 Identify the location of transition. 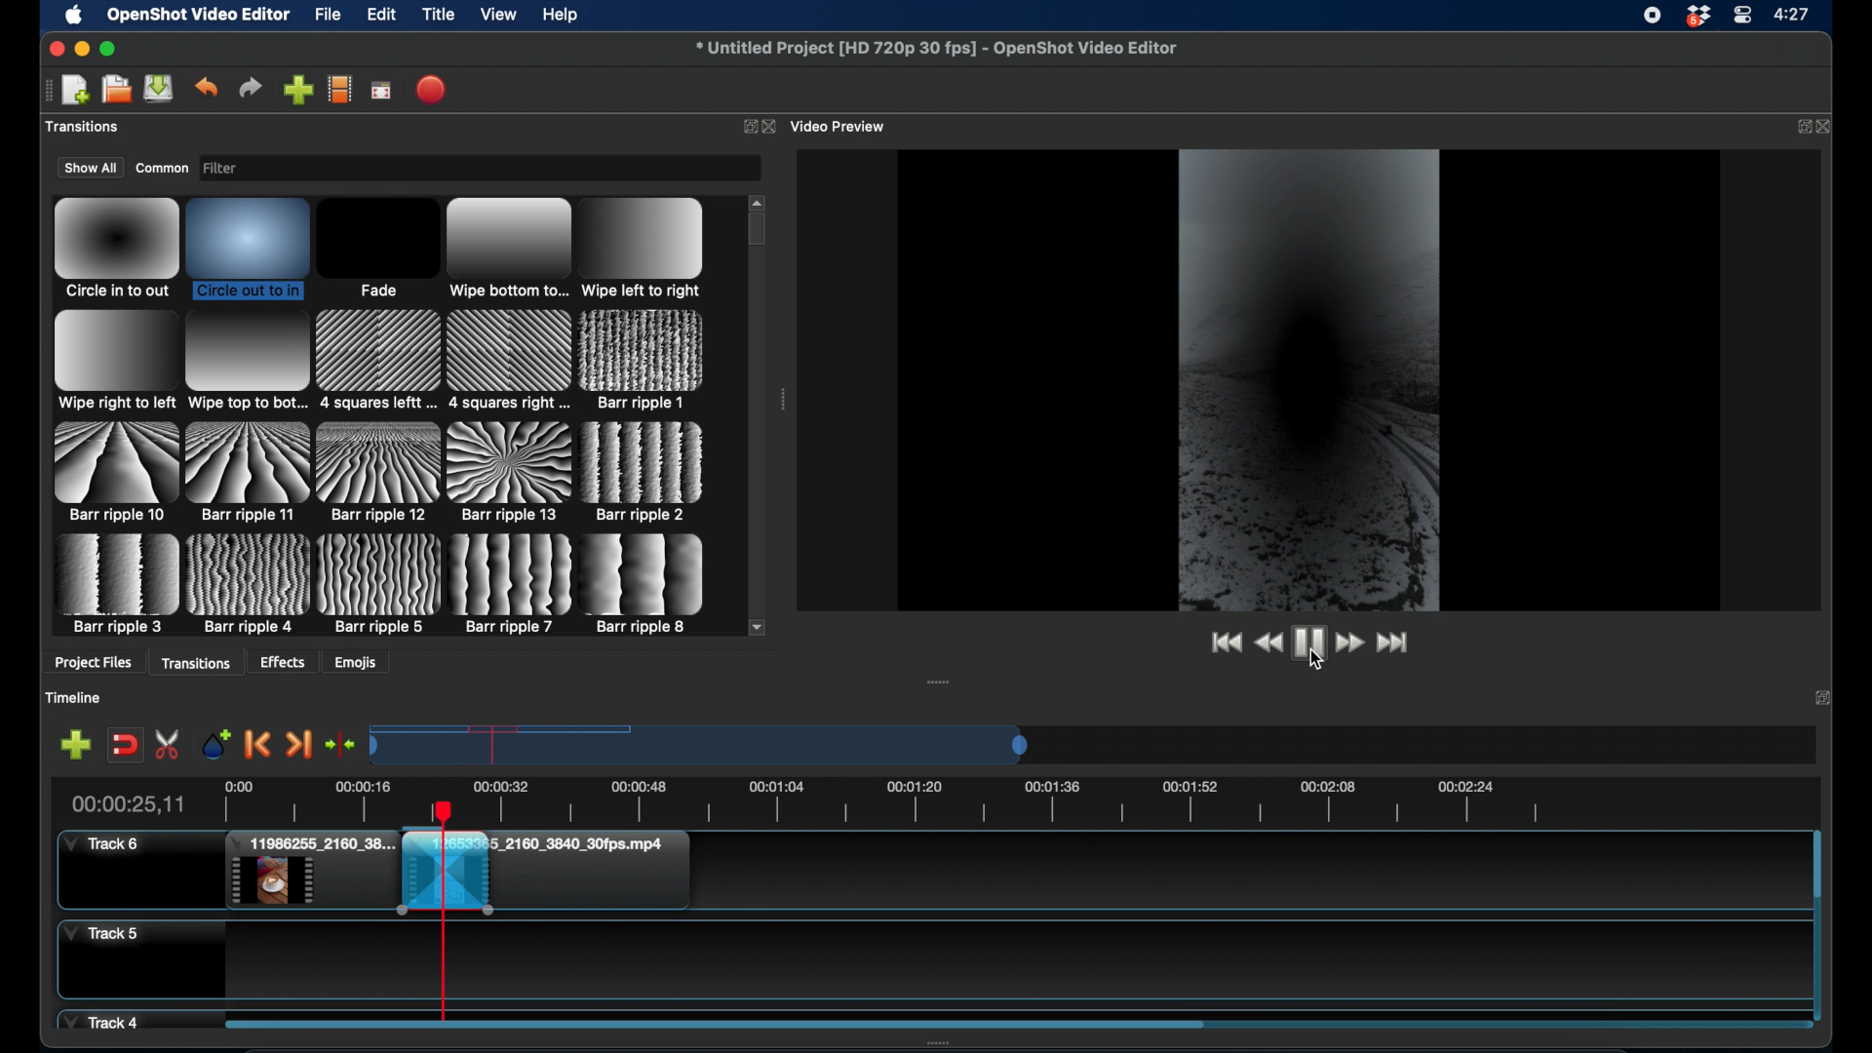
(114, 362).